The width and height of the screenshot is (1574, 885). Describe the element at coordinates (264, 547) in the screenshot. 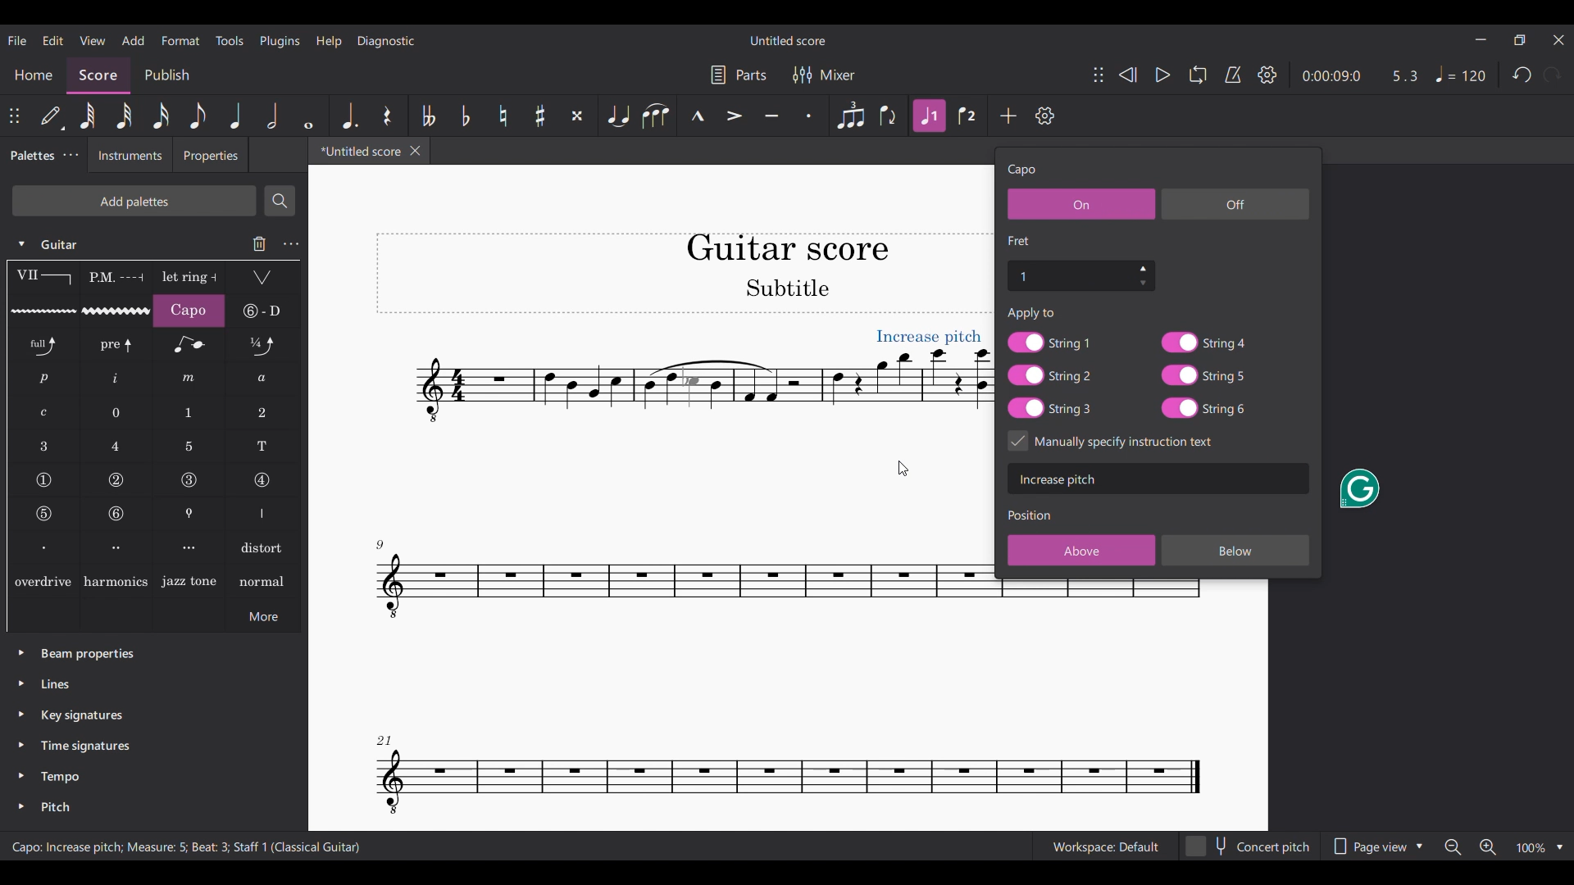

I see `Distort` at that location.